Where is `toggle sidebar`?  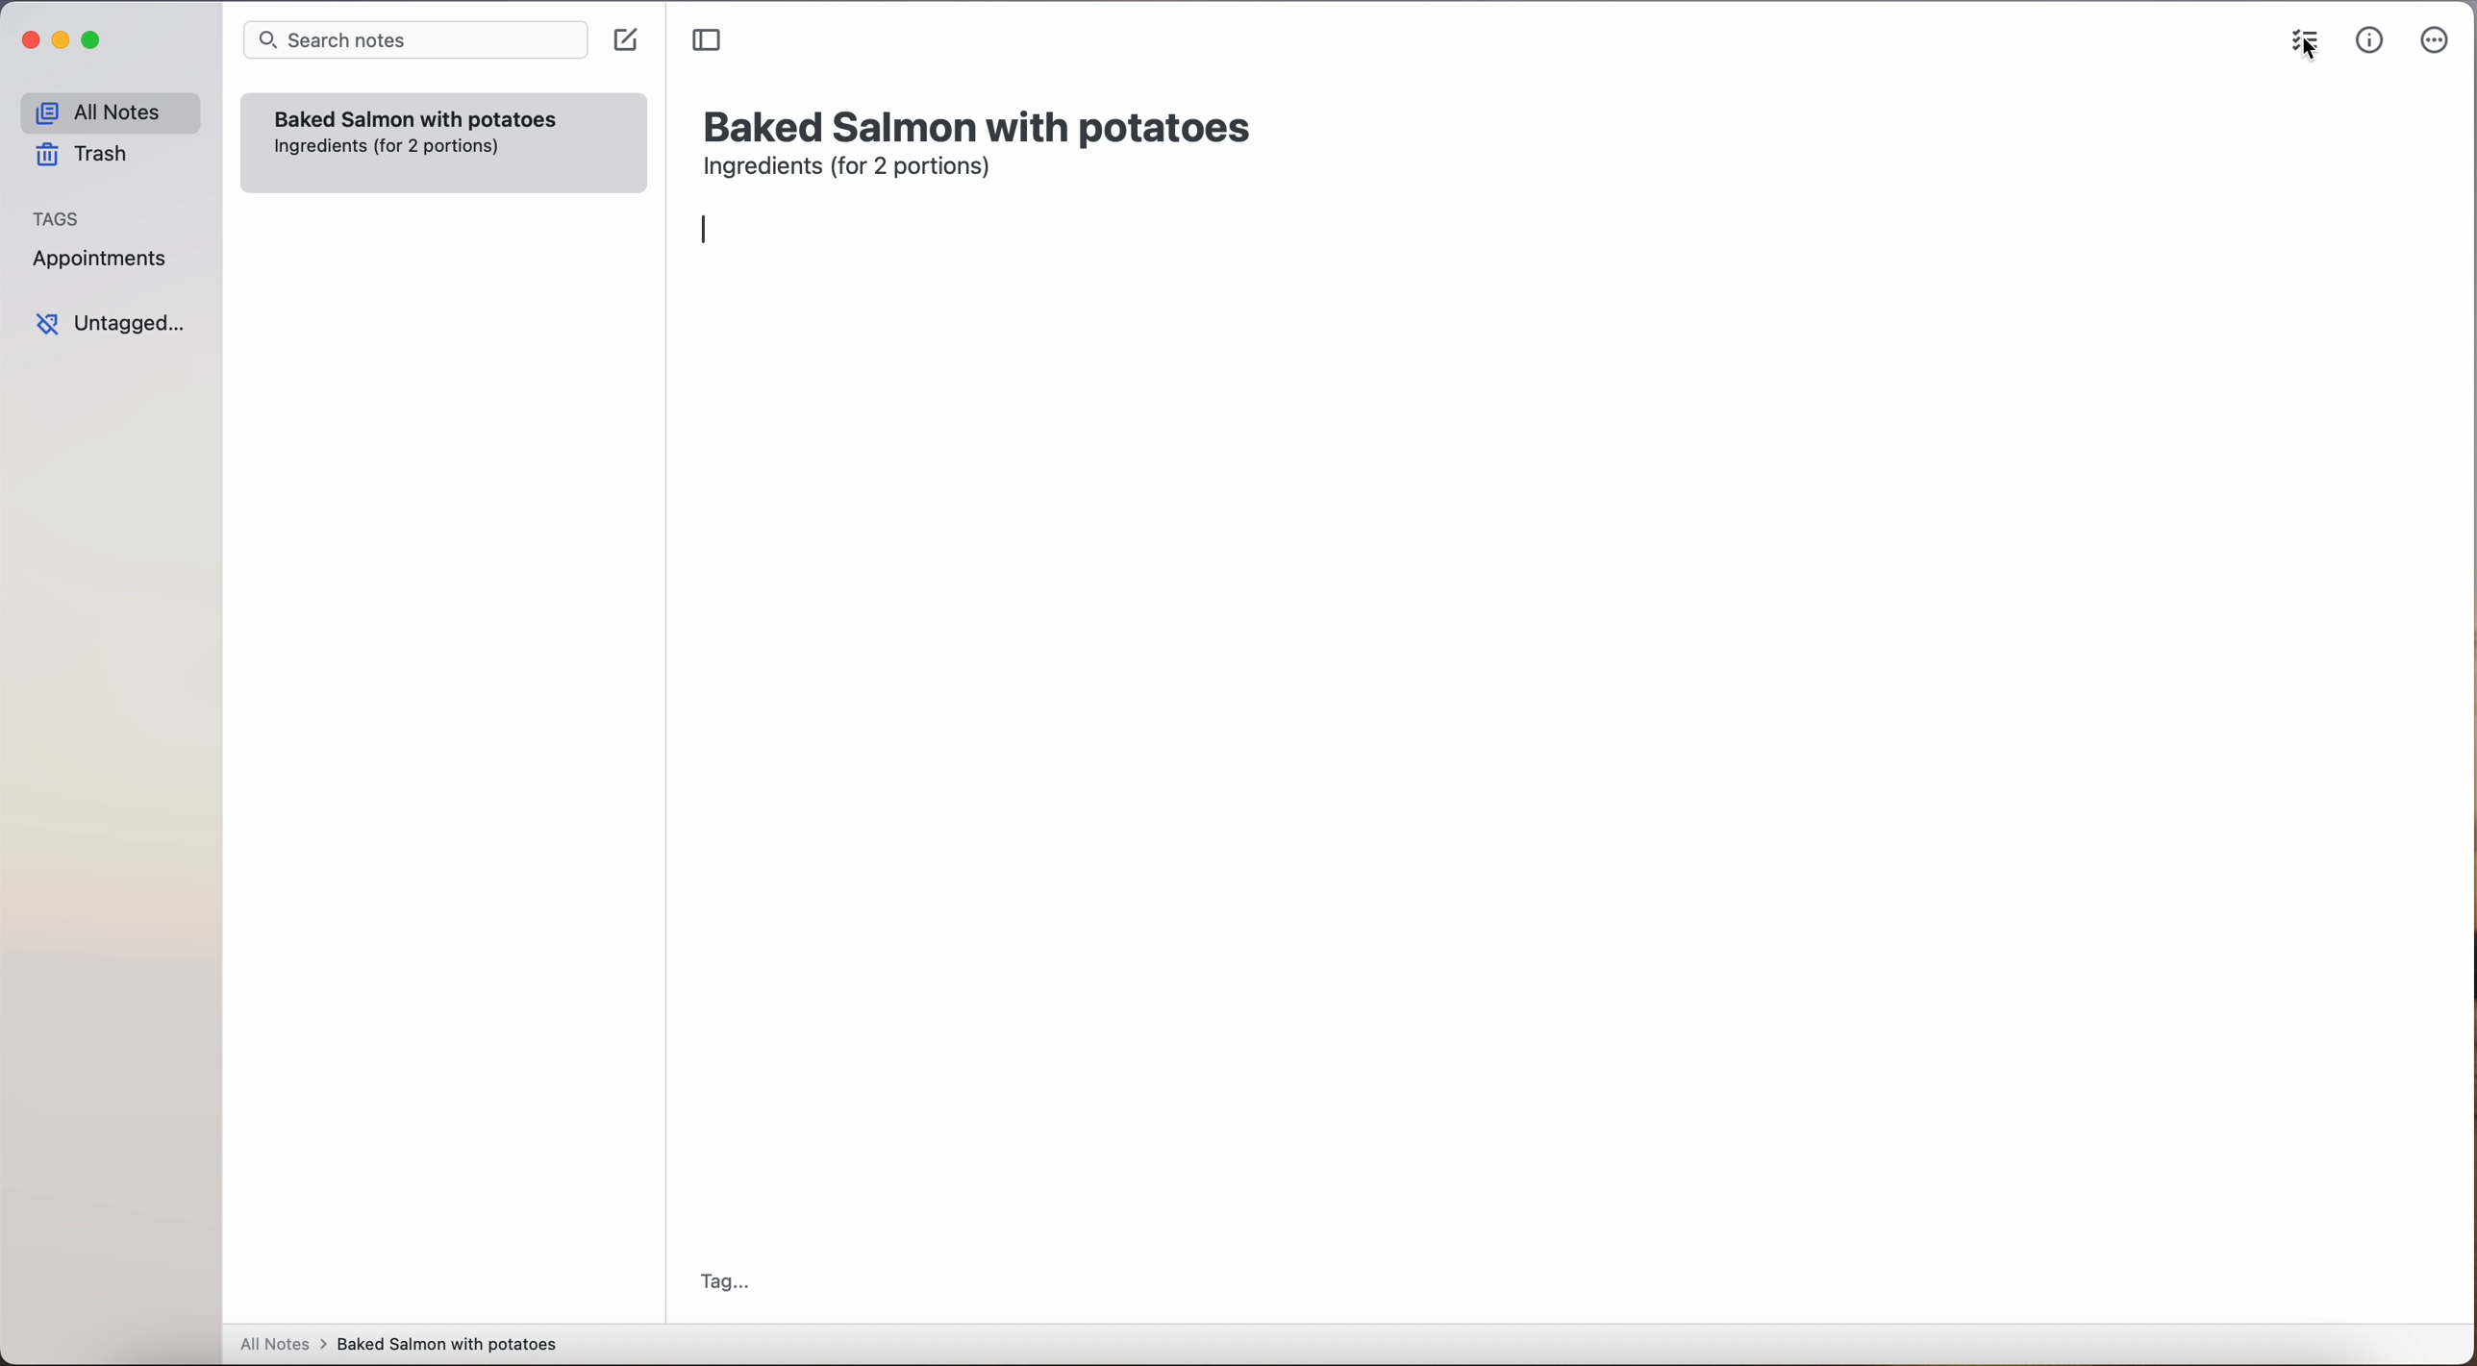 toggle sidebar is located at coordinates (709, 41).